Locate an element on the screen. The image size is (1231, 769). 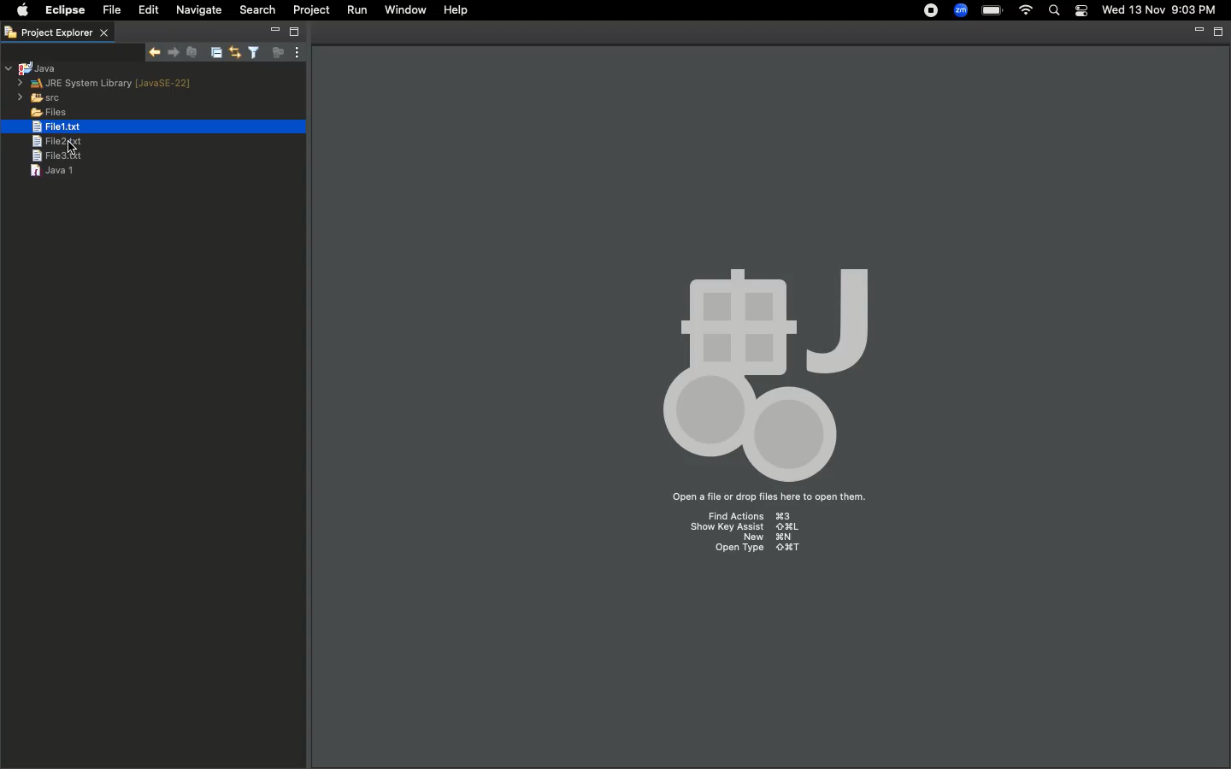
Show next match is located at coordinates (156, 50).